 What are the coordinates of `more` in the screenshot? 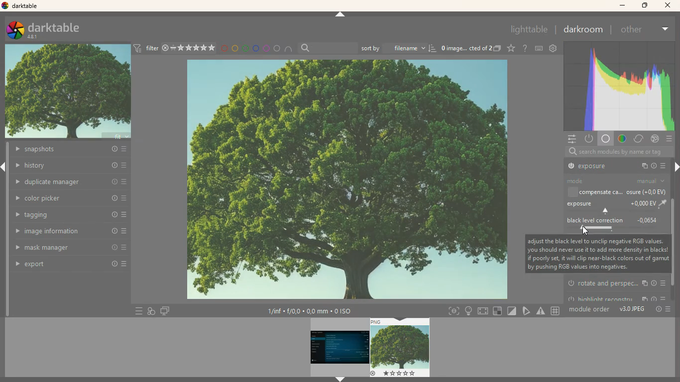 It's located at (667, 29).